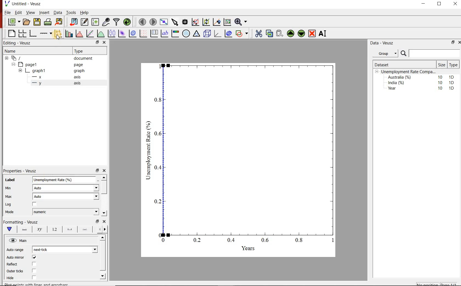 This screenshot has width=461, height=286. I want to click on Auto mirror, so click(16, 258).